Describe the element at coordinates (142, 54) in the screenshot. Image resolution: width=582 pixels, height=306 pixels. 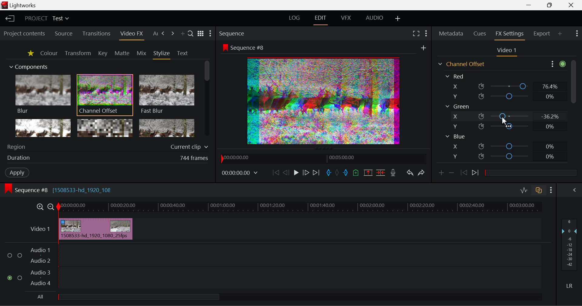
I see `Mix` at that location.